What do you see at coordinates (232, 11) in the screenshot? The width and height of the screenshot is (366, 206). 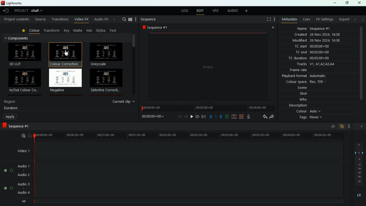 I see `audio` at bounding box center [232, 11].